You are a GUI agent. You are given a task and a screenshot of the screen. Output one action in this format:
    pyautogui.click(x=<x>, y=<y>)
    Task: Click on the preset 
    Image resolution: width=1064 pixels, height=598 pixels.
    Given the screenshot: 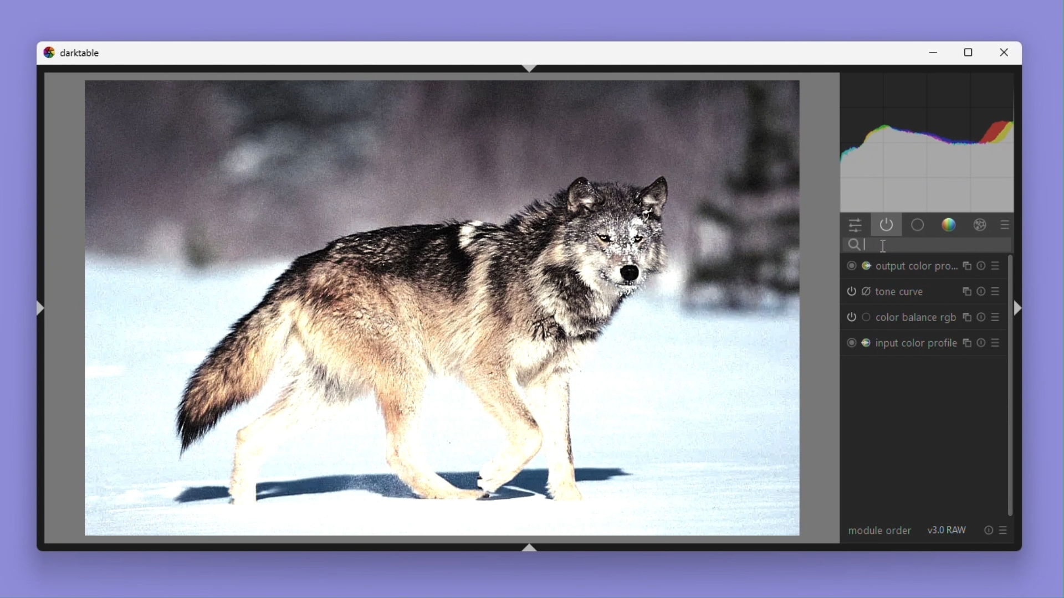 What is the action you would take?
    pyautogui.click(x=1004, y=529)
    